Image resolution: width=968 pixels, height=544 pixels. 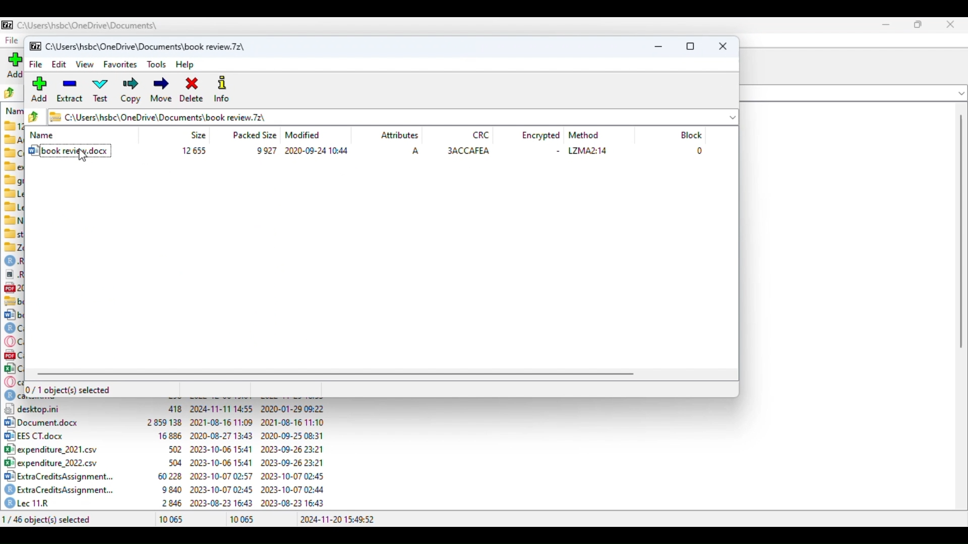 What do you see at coordinates (317, 150) in the screenshot?
I see `2020-09-24 10:44` at bounding box center [317, 150].